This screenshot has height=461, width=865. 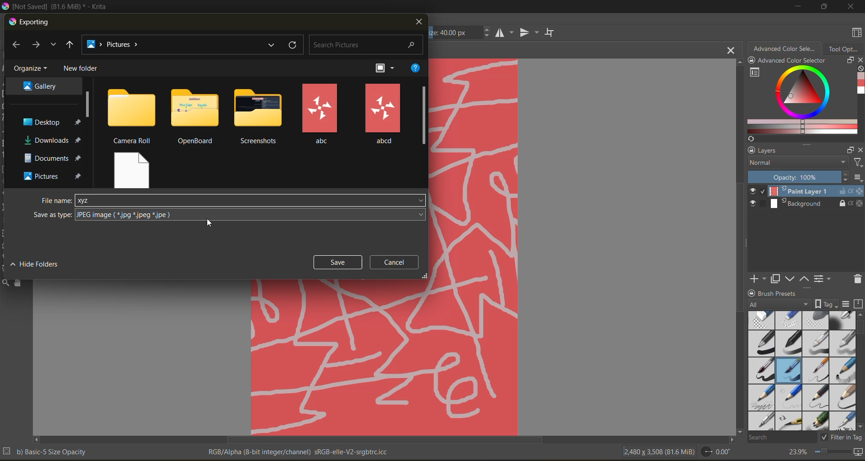 What do you see at coordinates (38, 45) in the screenshot?
I see `forward` at bounding box center [38, 45].